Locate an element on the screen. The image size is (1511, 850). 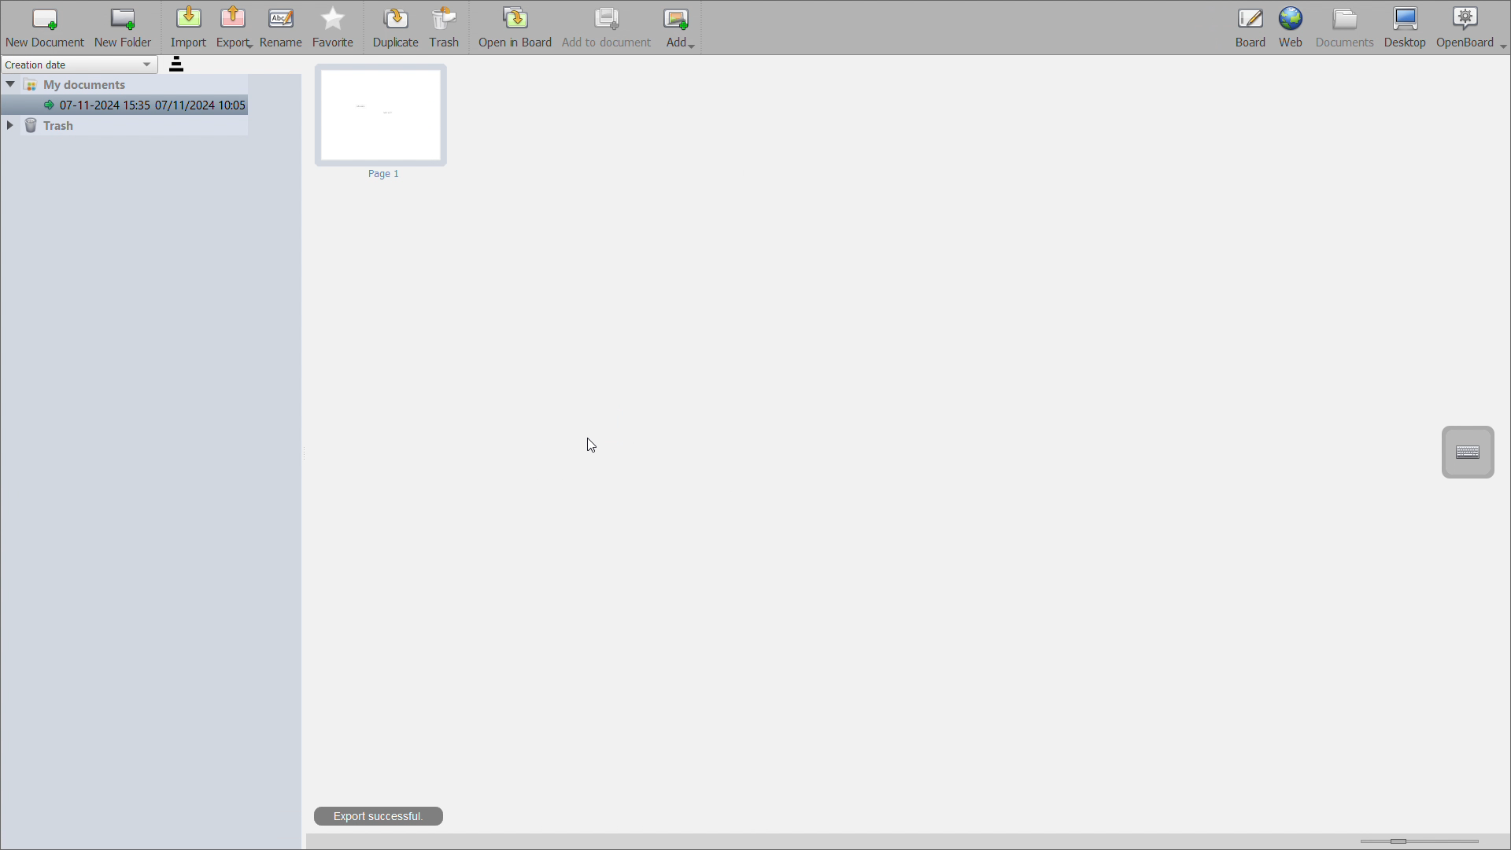
sort order is located at coordinates (178, 65).